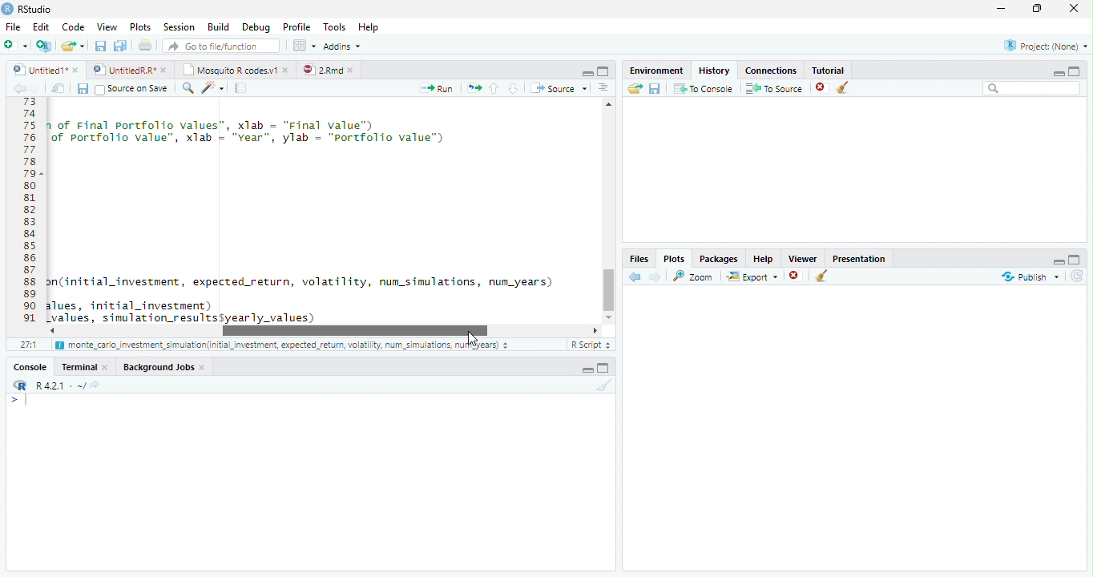 The height and width of the screenshot is (577, 1093). I want to click on Scroll down, so click(610, 315).